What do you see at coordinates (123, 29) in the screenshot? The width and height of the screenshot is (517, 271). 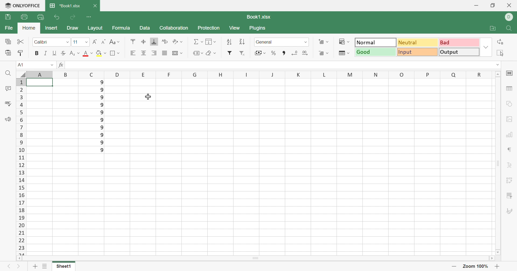 I see `Formula` at bounding box center [123, 29].